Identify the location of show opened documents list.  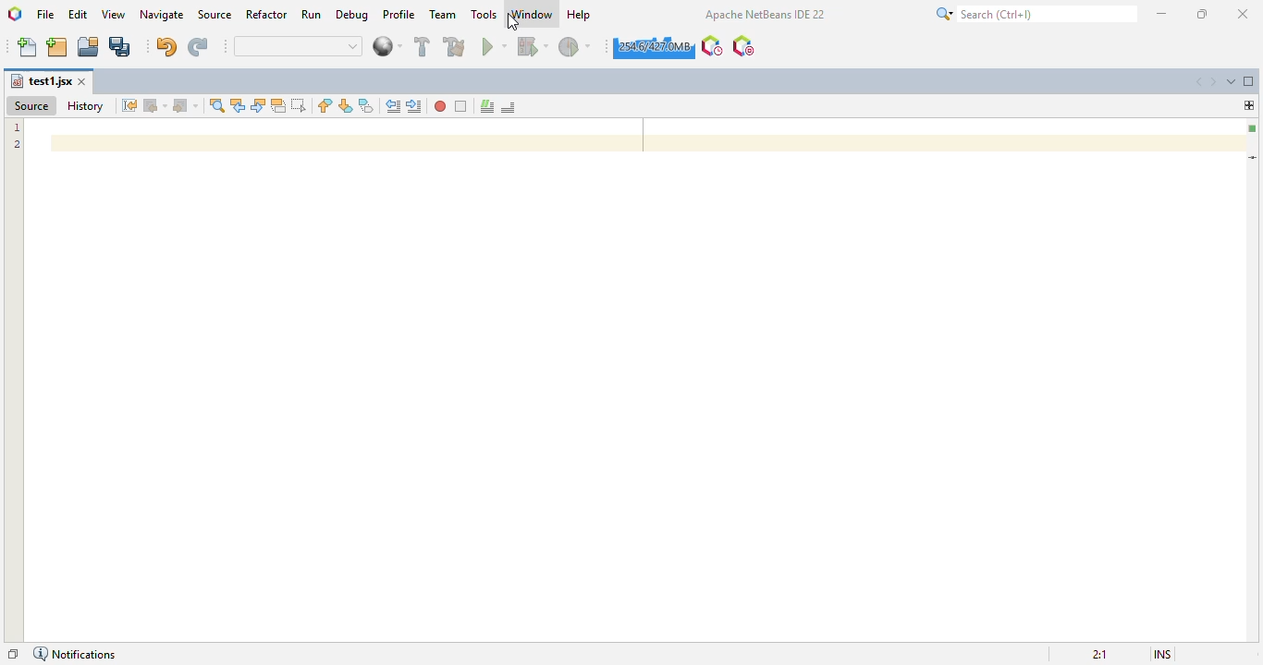
(1232, 80).